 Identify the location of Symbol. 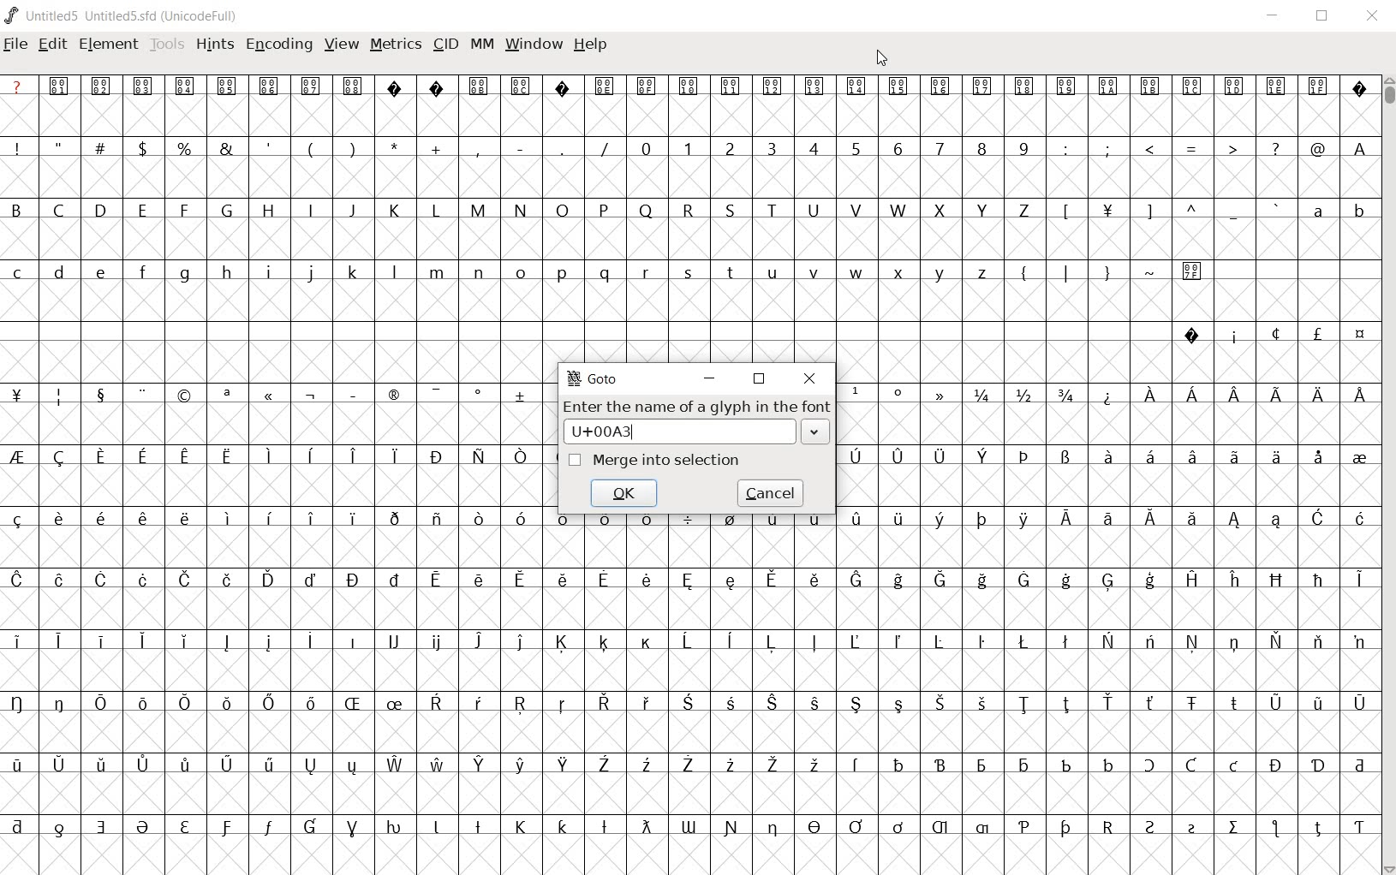
(1192, 828).